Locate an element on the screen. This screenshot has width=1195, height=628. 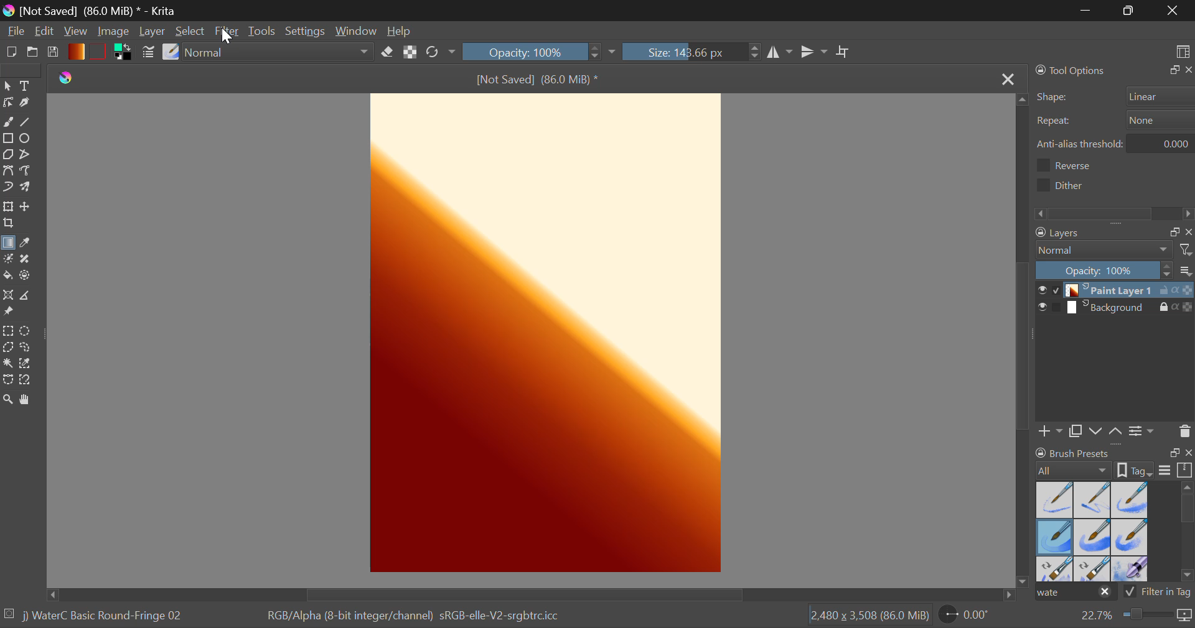
Brush presets is located at coordinates (1075, 452).